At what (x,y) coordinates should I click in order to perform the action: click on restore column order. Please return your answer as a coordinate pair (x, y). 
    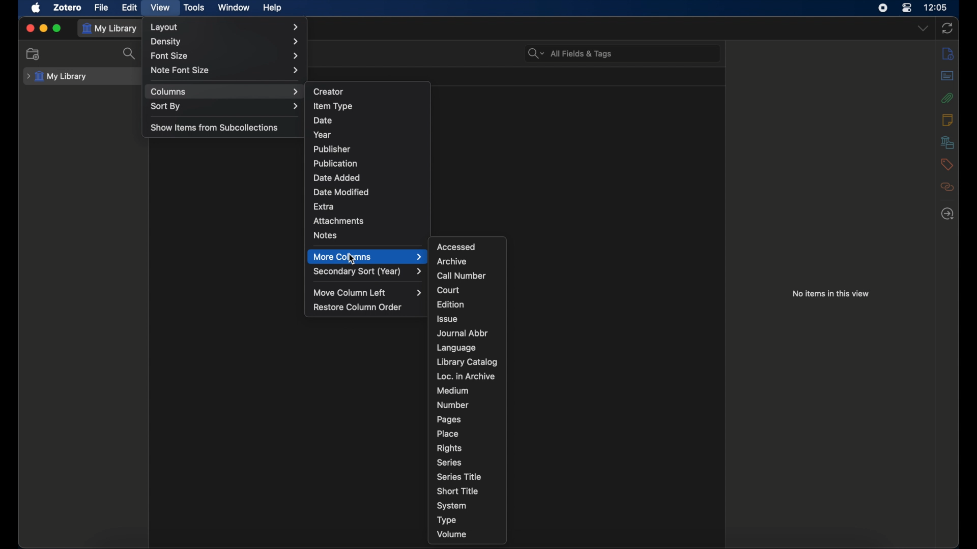
    Looking at the image, I should click on (359, 308).